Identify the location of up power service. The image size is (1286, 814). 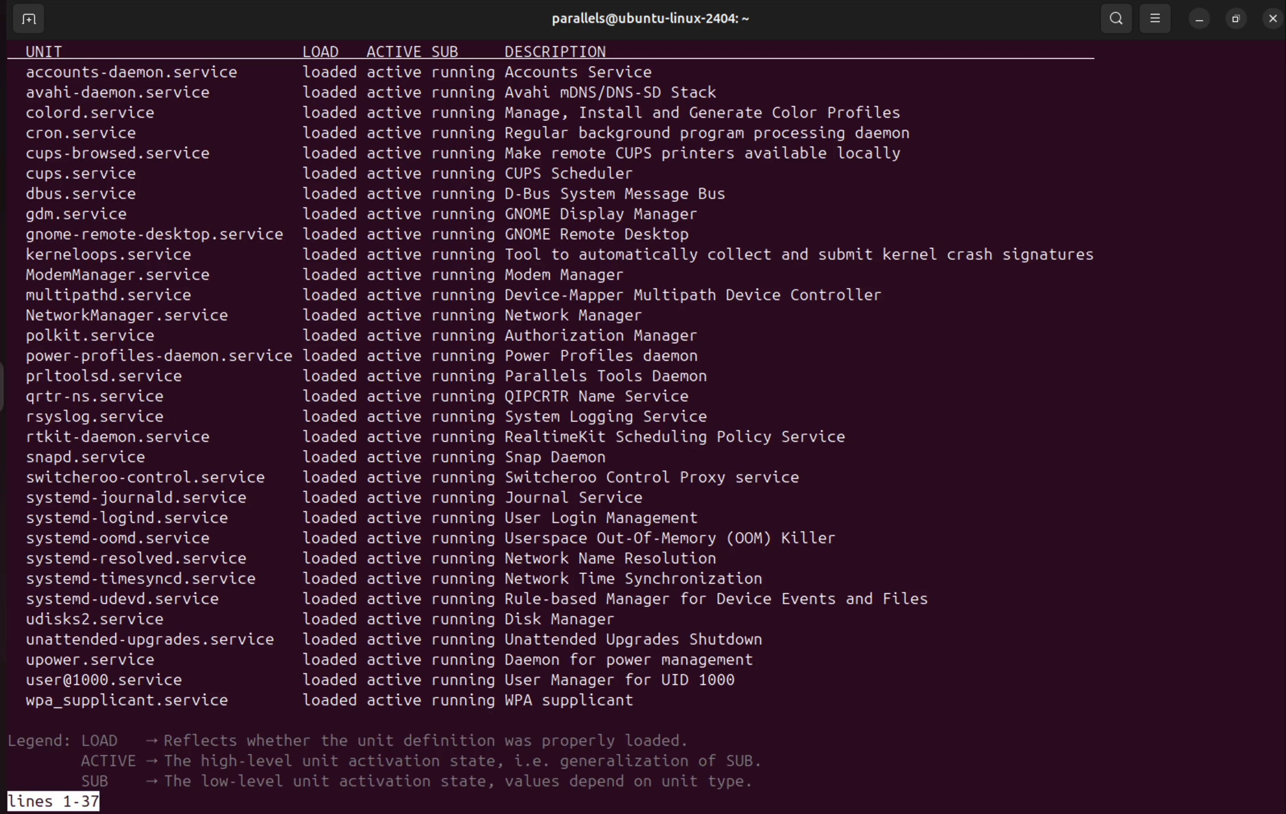
(113, 661).